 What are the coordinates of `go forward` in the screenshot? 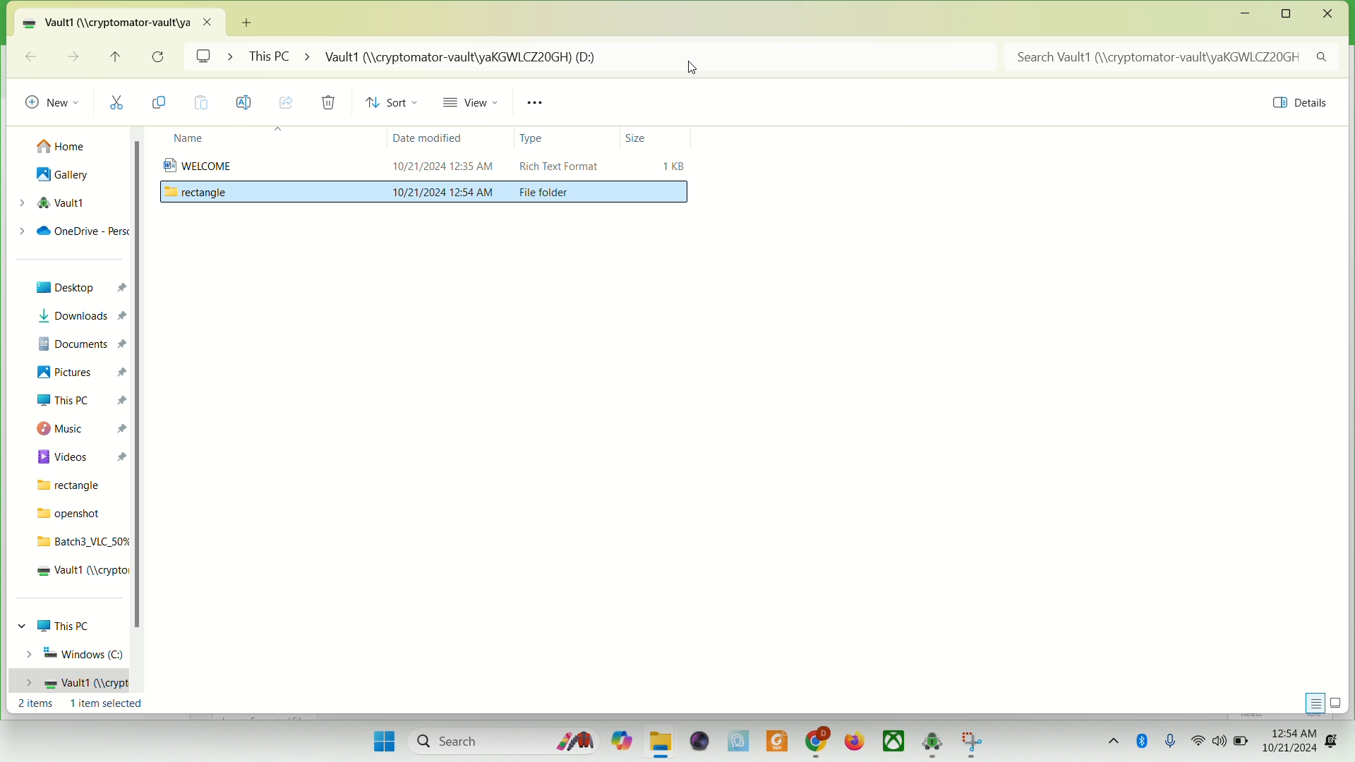 It's located at (71, 56).